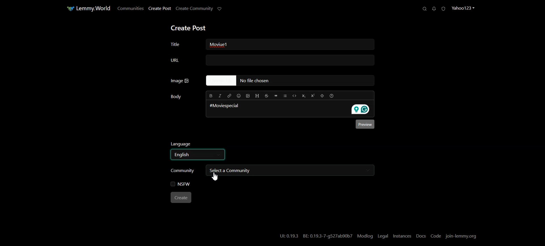 This screenshot has width=545, height=246. I want to click on Select a community, so click(289, 170).